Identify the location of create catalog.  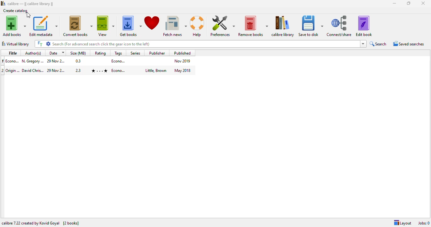
(15, 11).